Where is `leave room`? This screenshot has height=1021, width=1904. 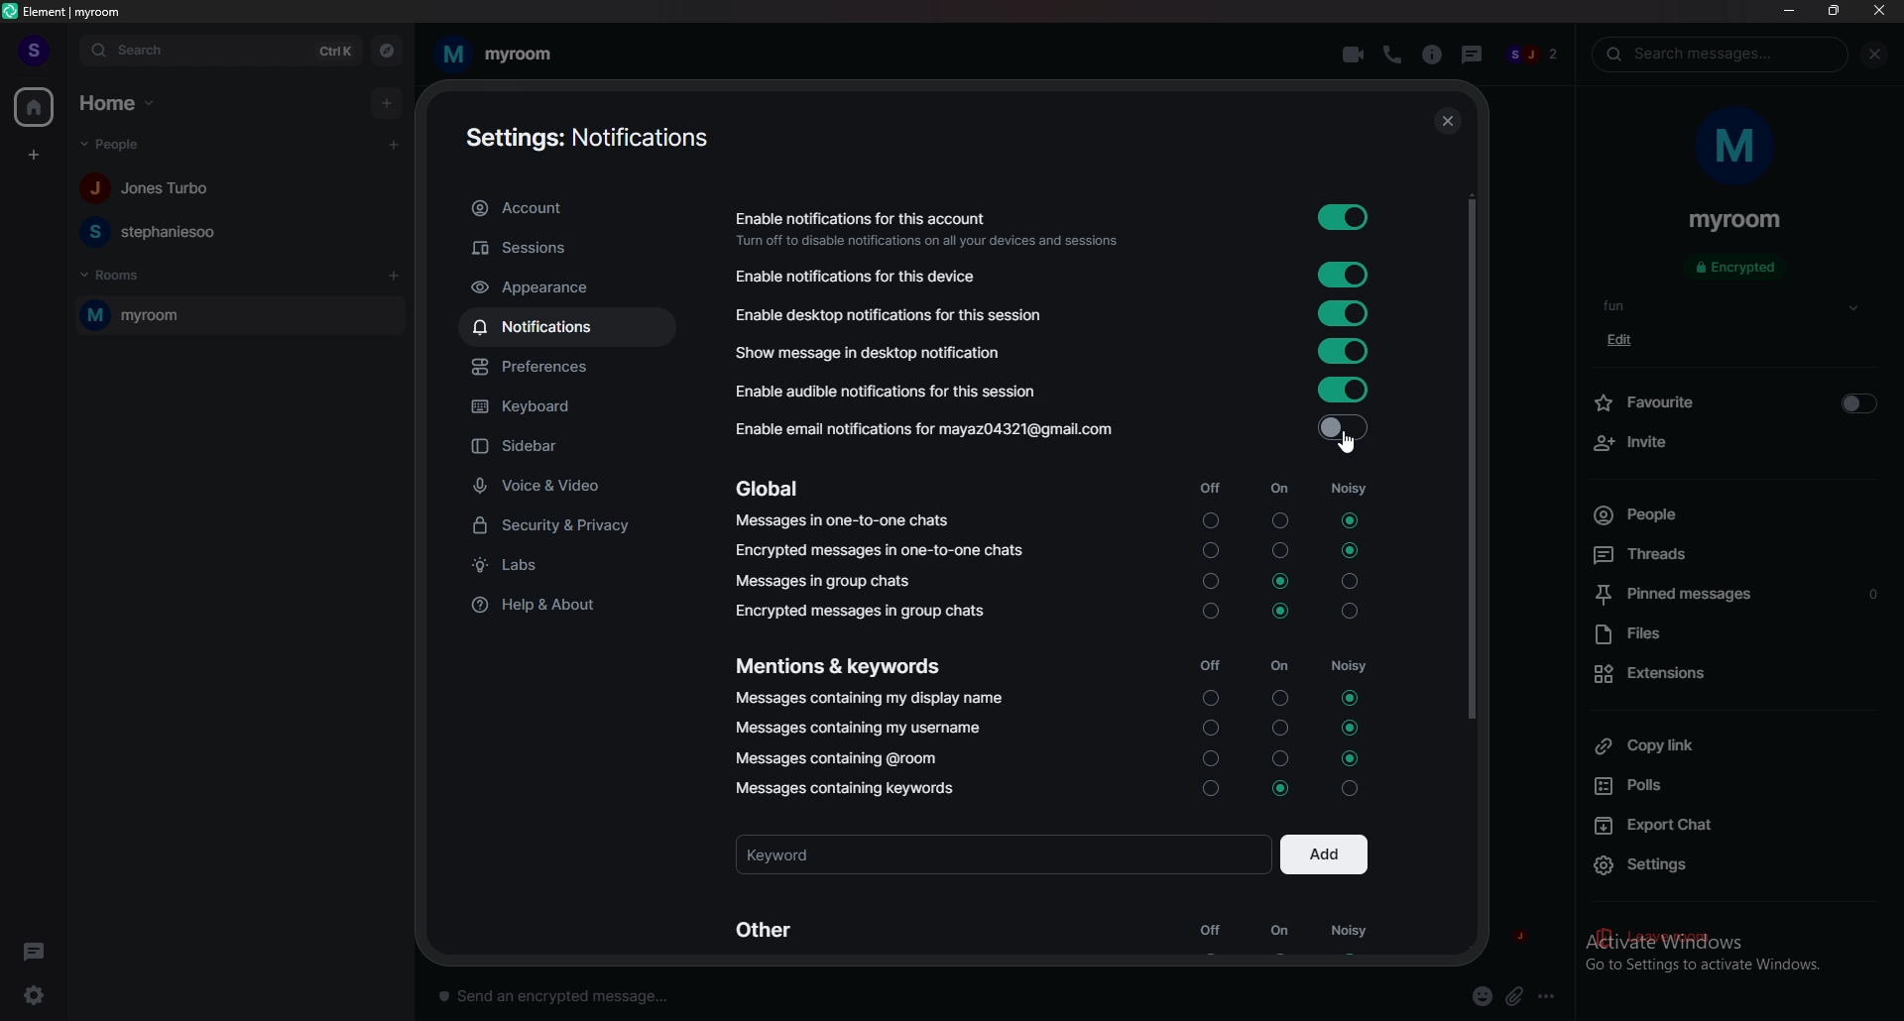
leave room is located at coordinates (1734, 939).